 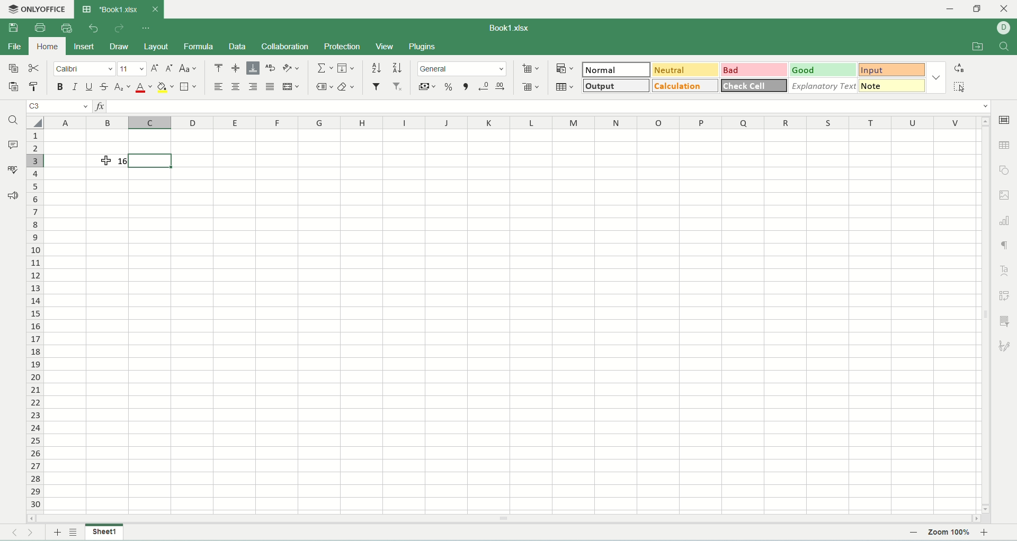 What do you see at coordinates (1005, 194) in the screenshot?
I see `image setting` at bounding box center [1005, 194].